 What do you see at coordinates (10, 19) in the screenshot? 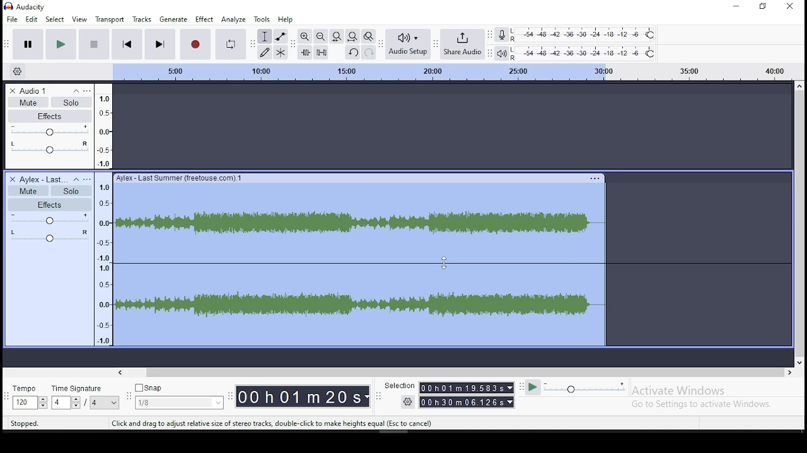
I see `file` at bounding box center [10, 19].